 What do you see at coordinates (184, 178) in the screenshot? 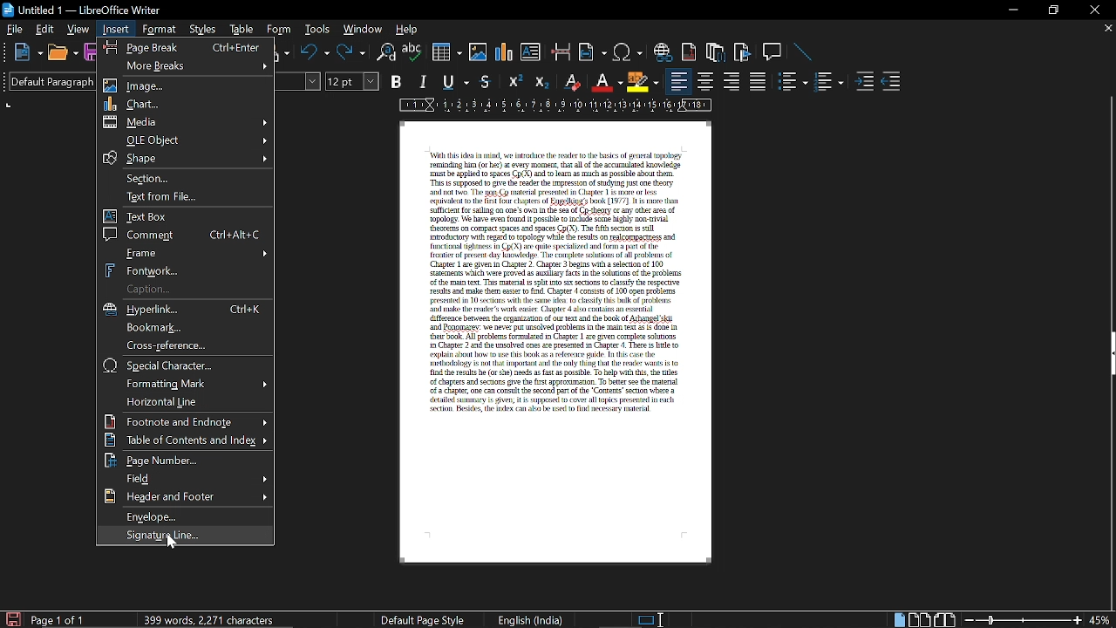
I see `section` at bounding box center [184, 178].